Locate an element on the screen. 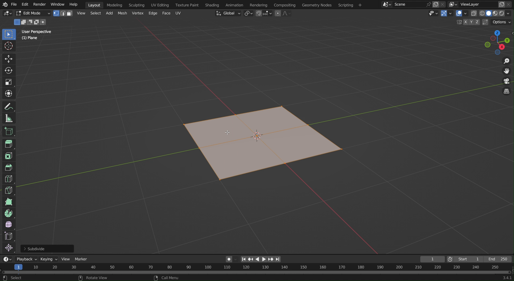  Auto Merge Vertice is located at coordinates (484, 22).